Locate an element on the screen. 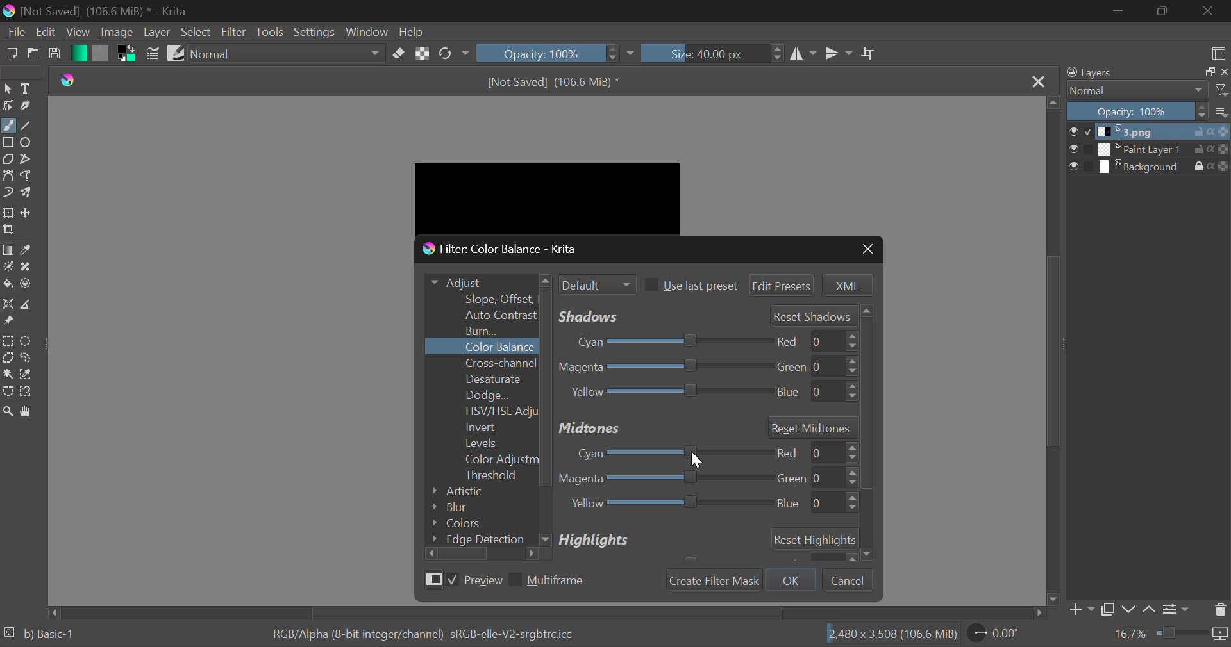  Polylines is located at coordinates (26, 161).